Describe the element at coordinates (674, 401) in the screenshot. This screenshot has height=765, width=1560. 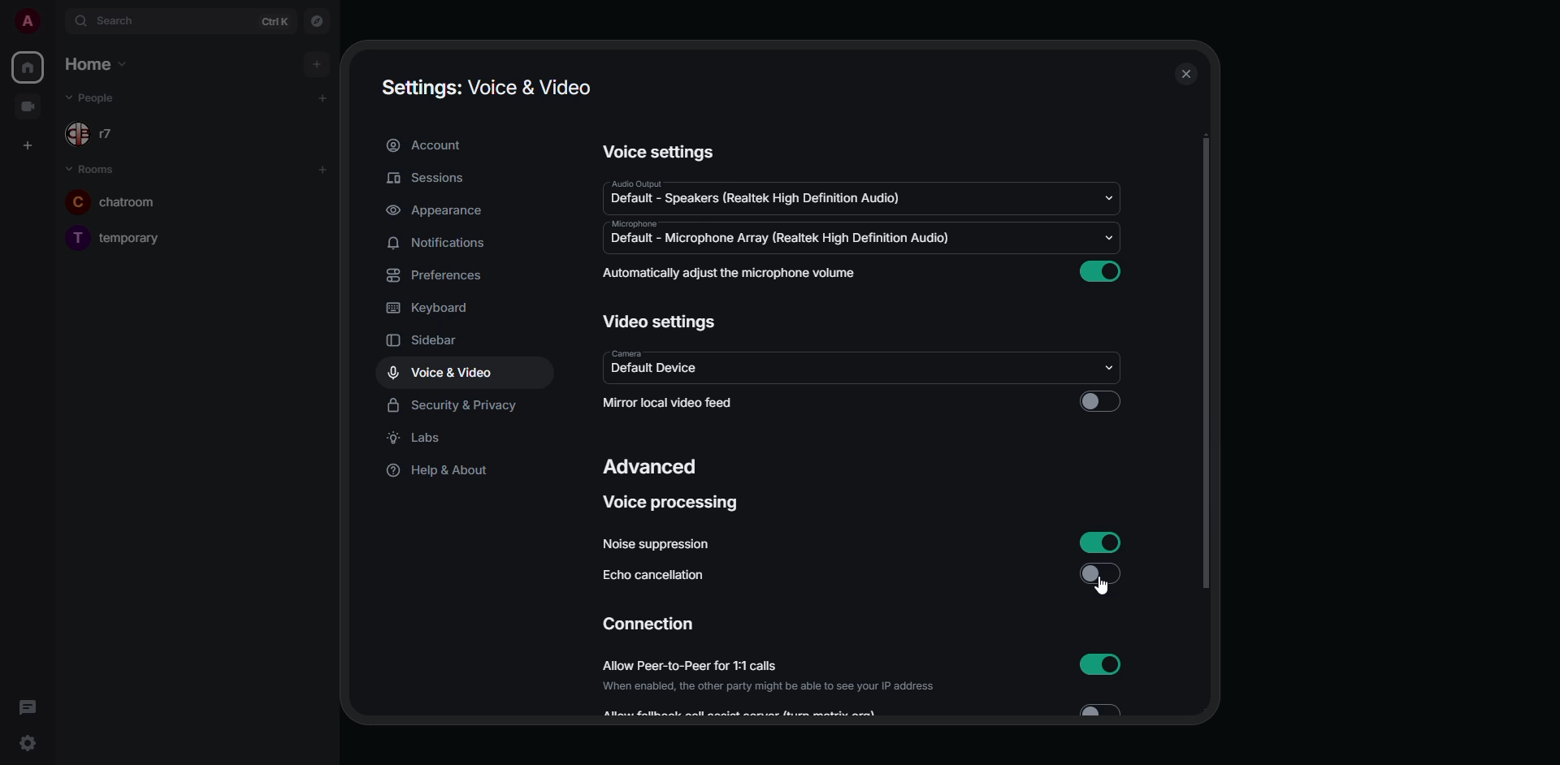
I see `mirror local video feed` at that location.